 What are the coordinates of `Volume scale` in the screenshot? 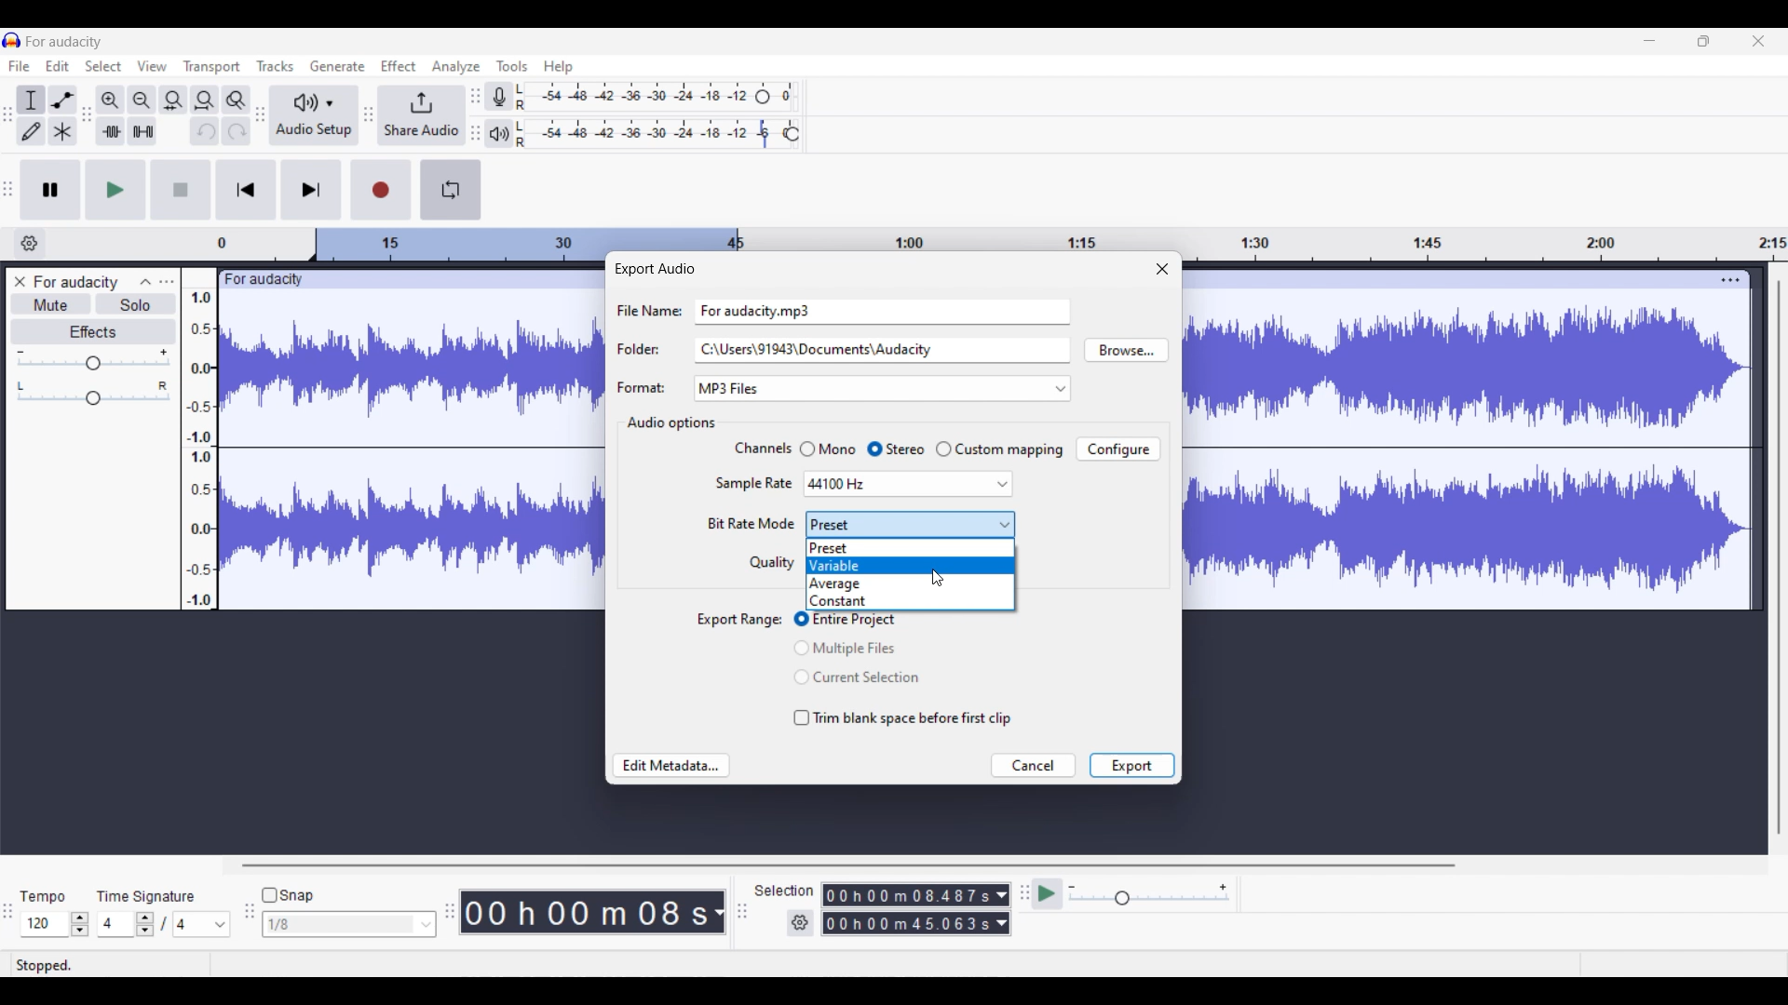 It's located at (93, 359).